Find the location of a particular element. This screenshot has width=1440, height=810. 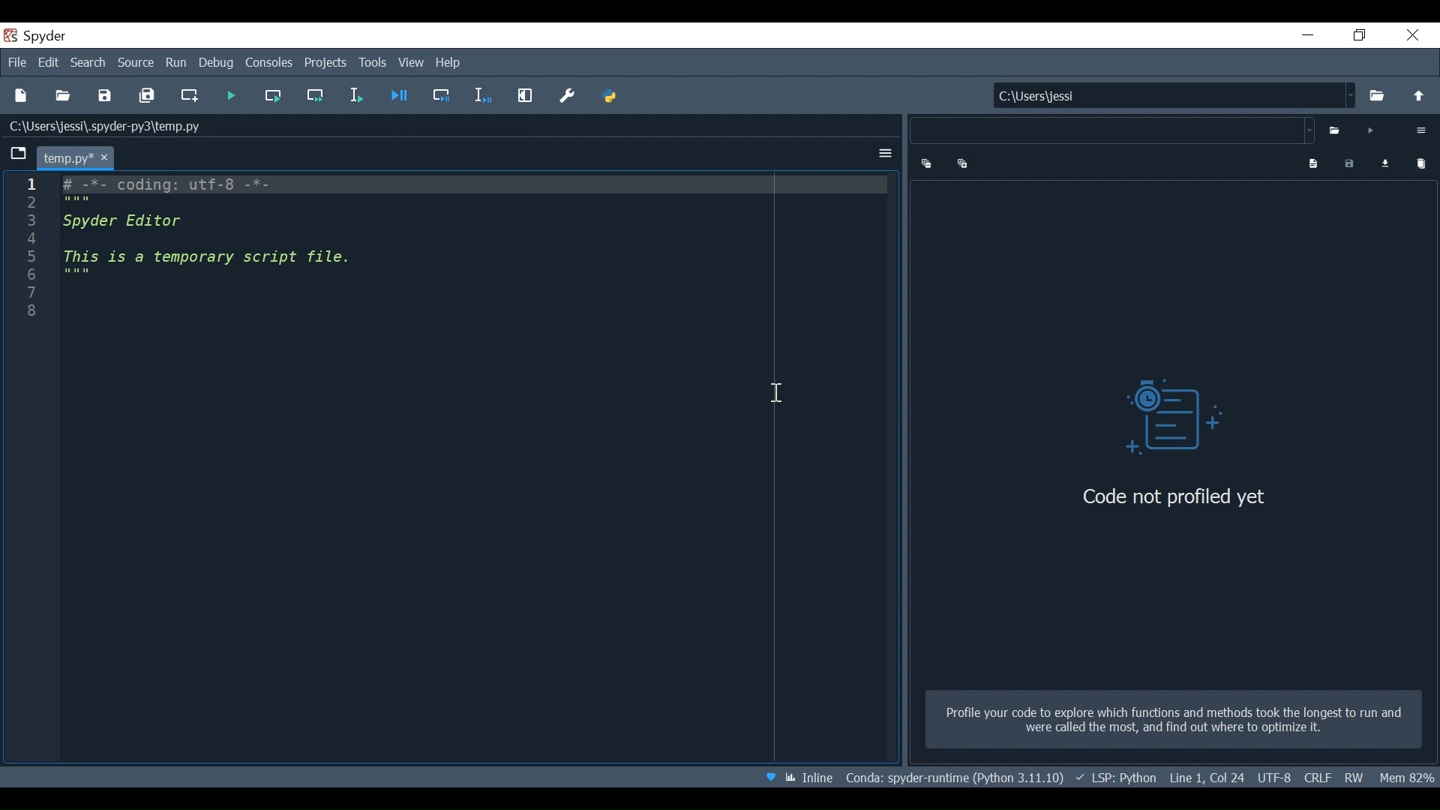

Save File is located at coordinates (105, 97).